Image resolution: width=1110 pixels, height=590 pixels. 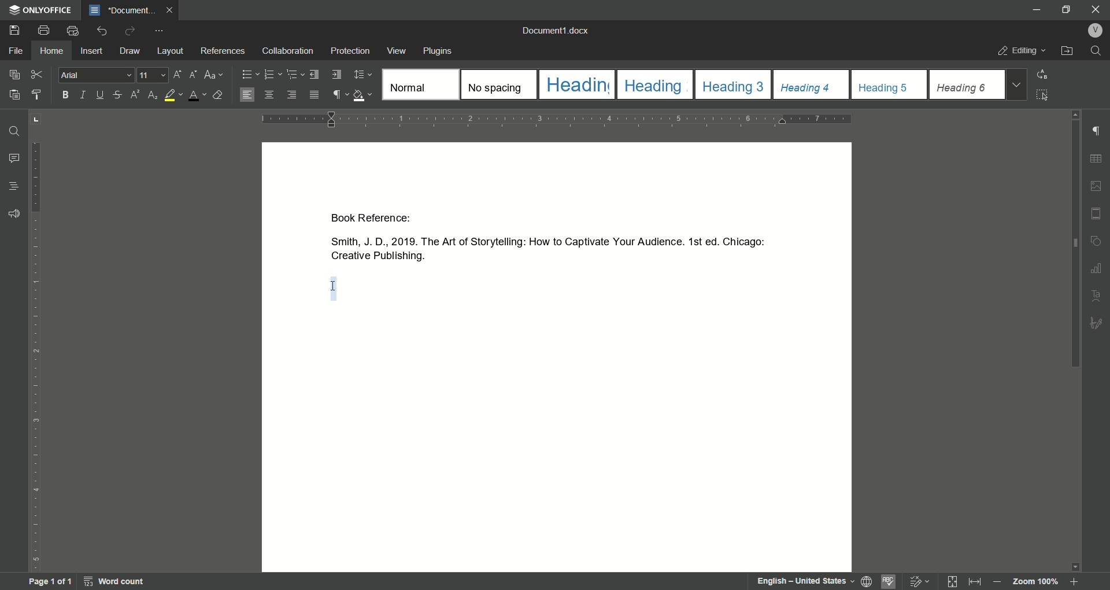 I want to click on protection, so click(x=351, y=50).